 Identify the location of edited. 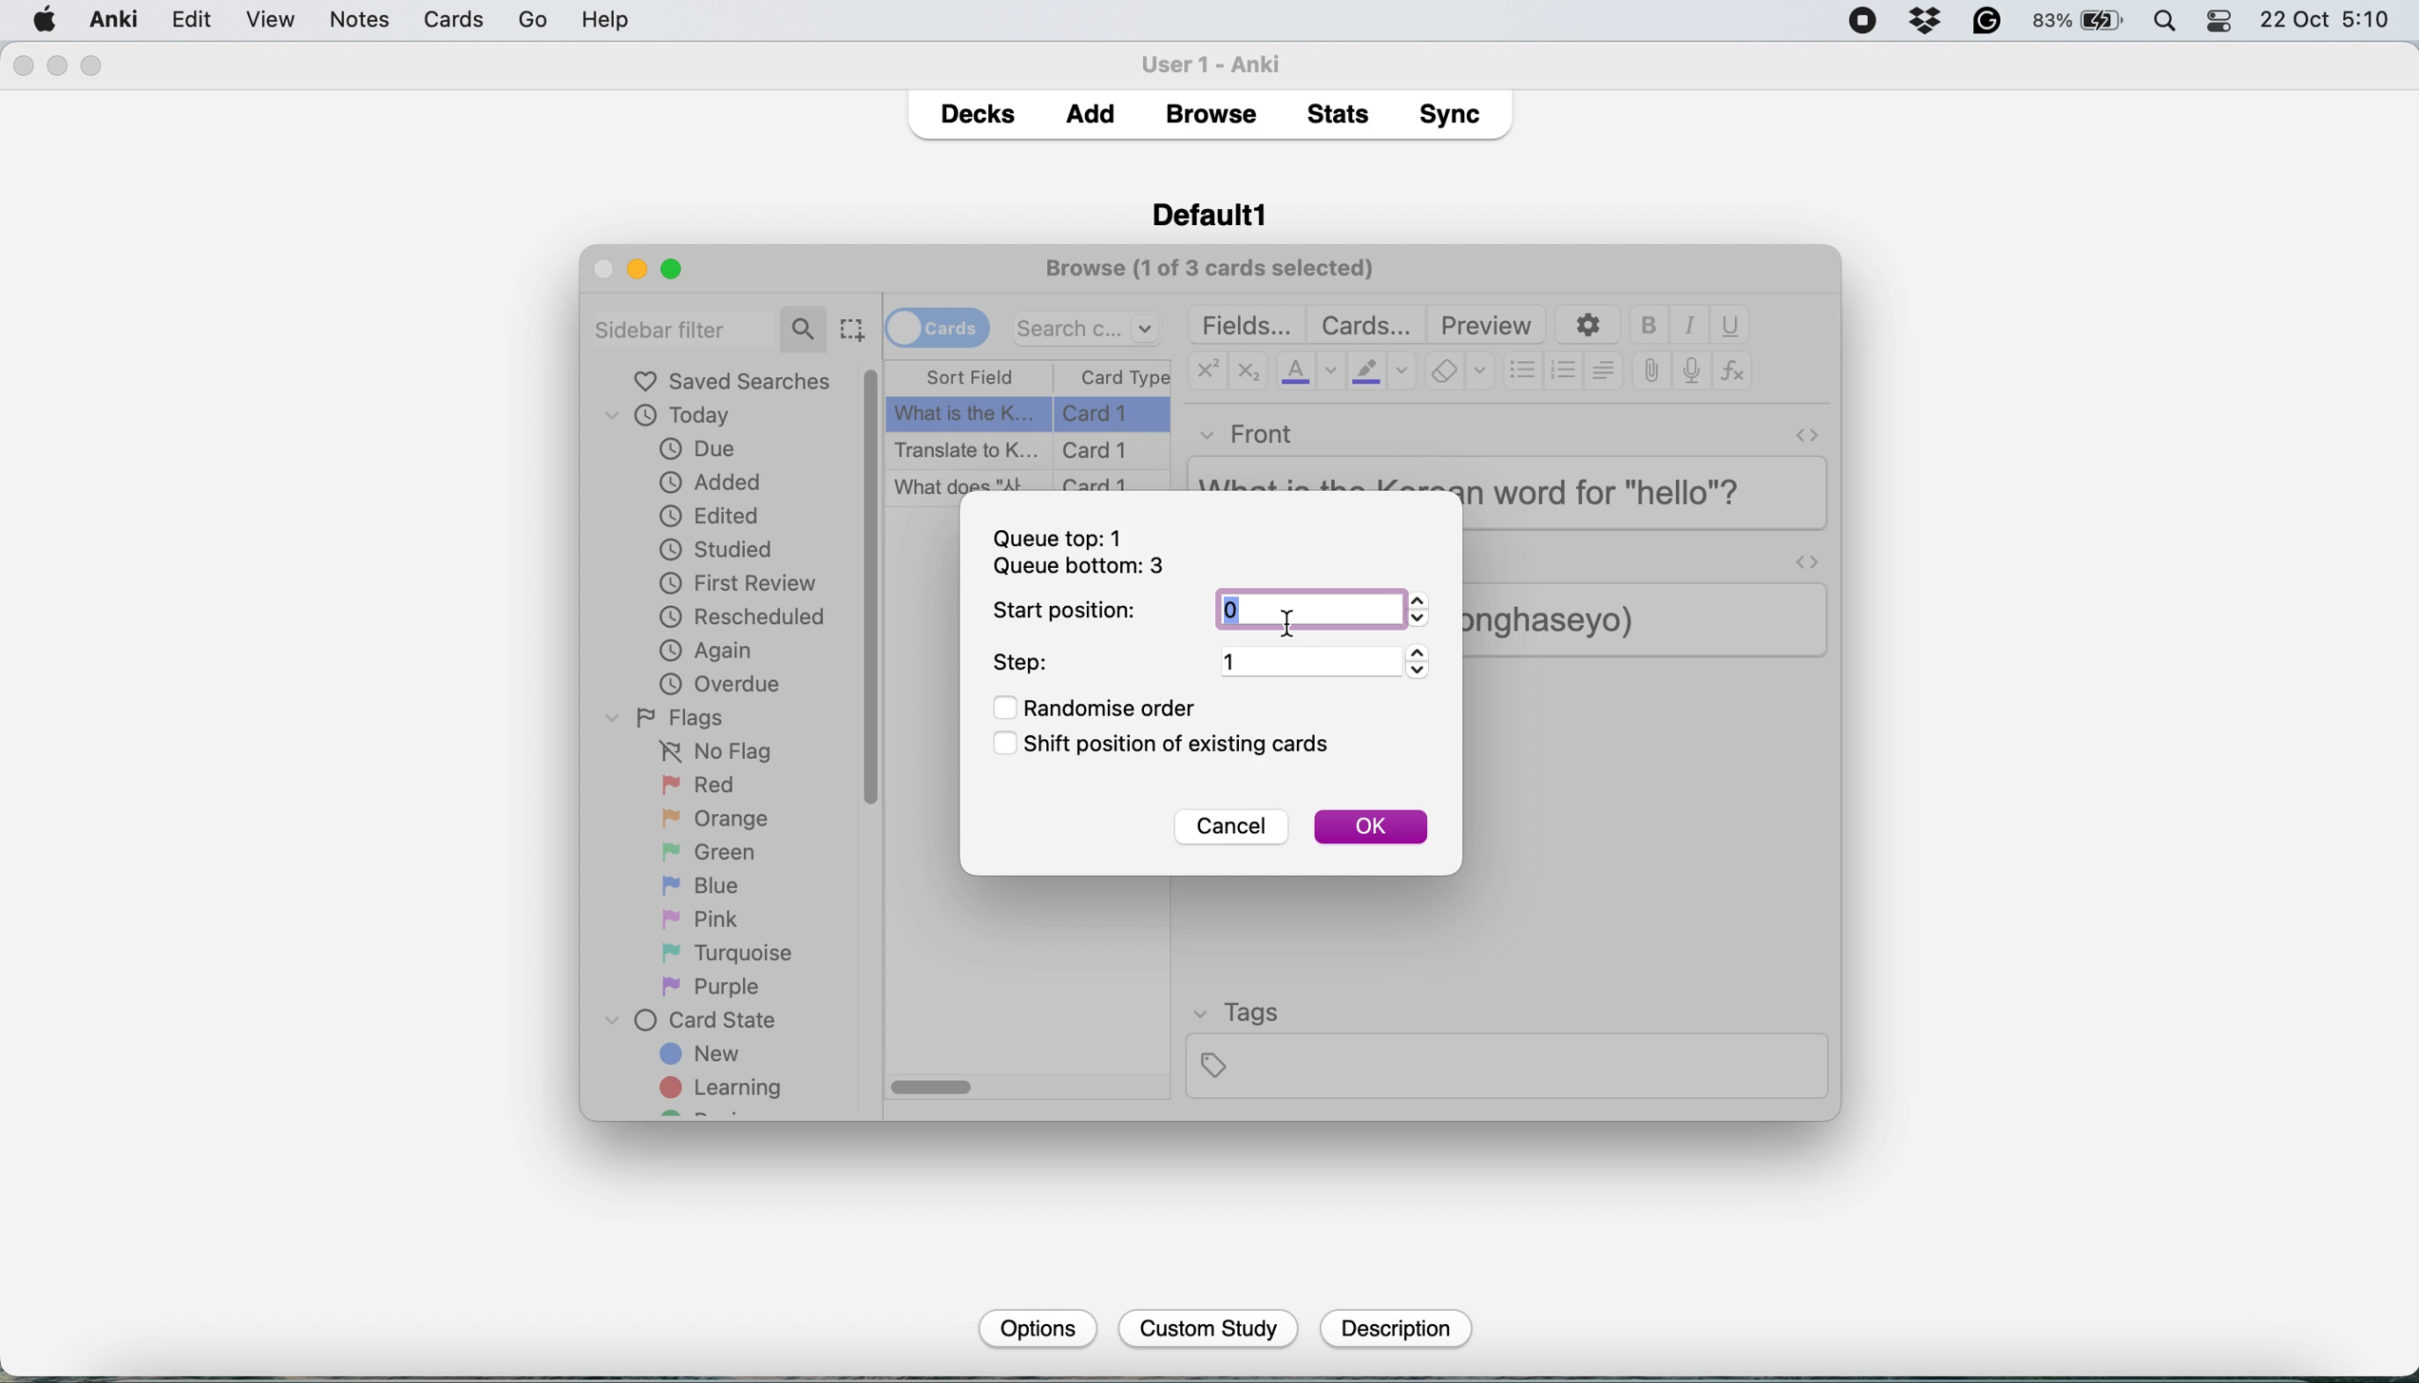
(711, 516).